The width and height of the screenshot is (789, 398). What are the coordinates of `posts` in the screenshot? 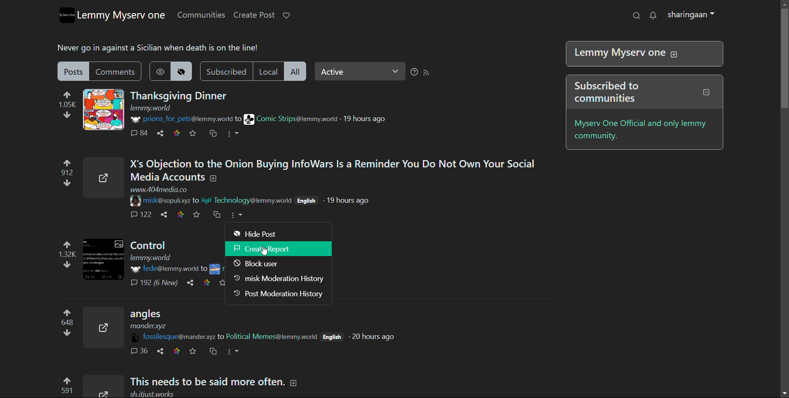 It's located at (74, 71).